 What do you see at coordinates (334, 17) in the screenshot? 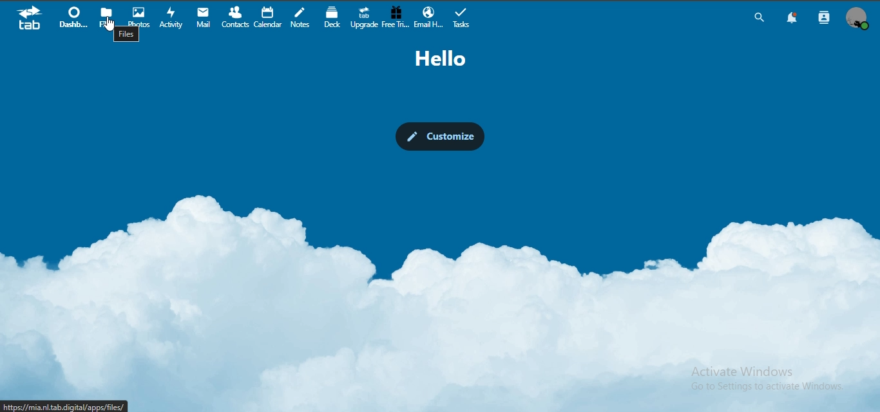
I see `deck` at bounding box center [334, 17].